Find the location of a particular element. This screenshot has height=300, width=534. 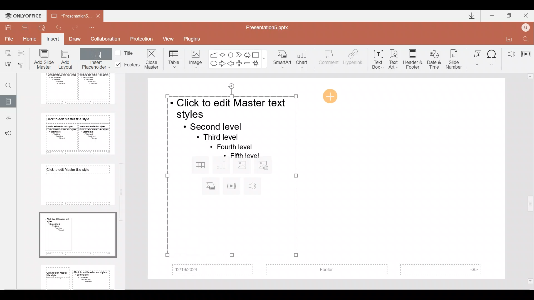

View is located at coordinates (170, 39).